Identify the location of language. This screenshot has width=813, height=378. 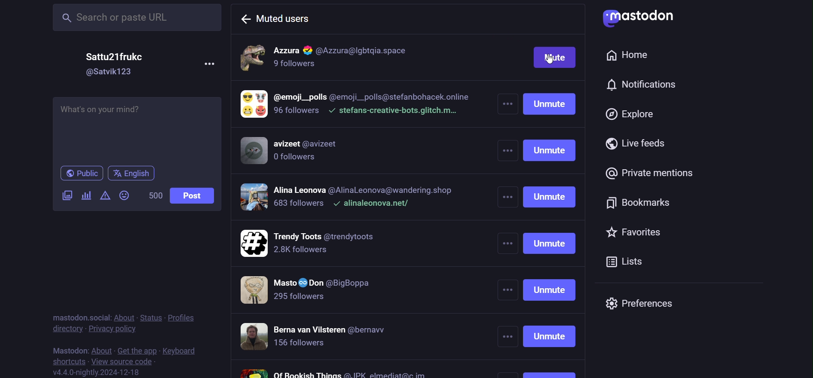
(134, 172).